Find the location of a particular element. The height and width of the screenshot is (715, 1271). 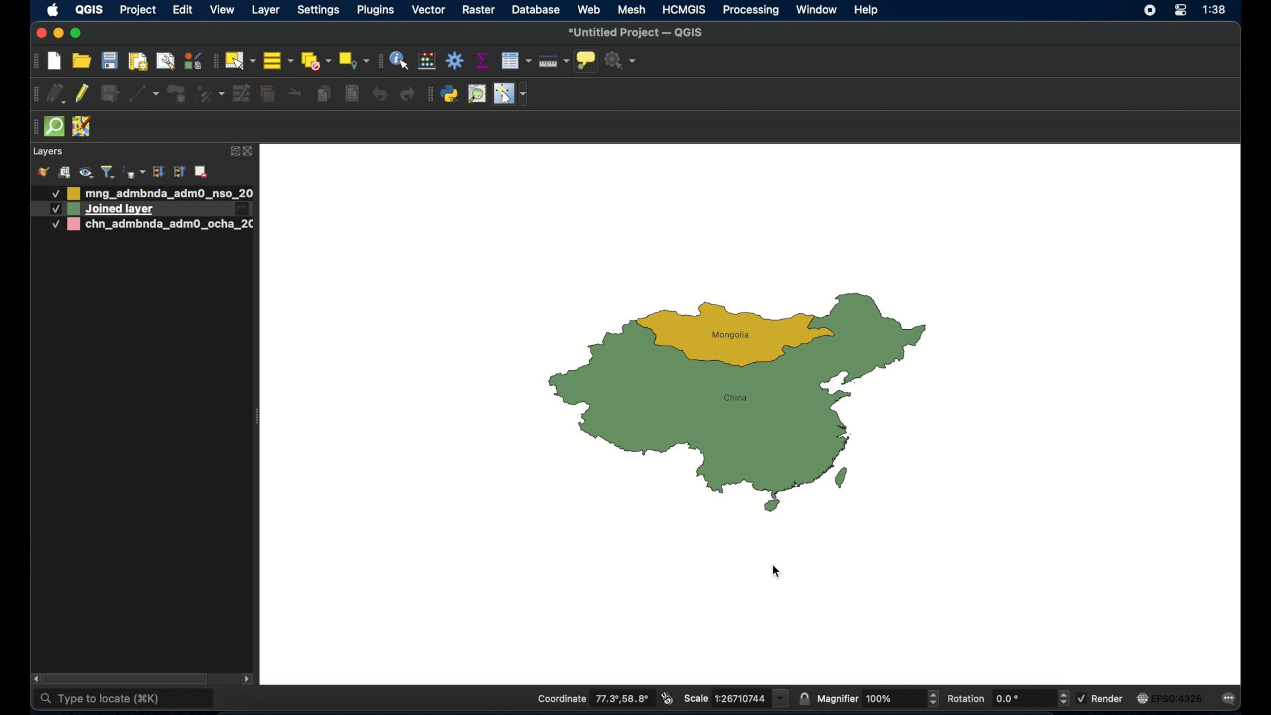

minimize is located at coordinates (59, 34).